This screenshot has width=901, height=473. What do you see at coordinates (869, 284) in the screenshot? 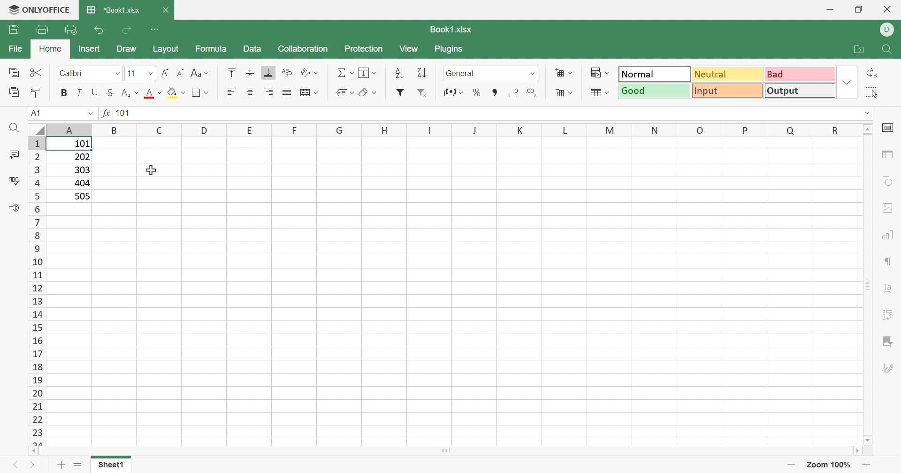
I see `Scroll Bar settings` at bounding box center [869, 284].